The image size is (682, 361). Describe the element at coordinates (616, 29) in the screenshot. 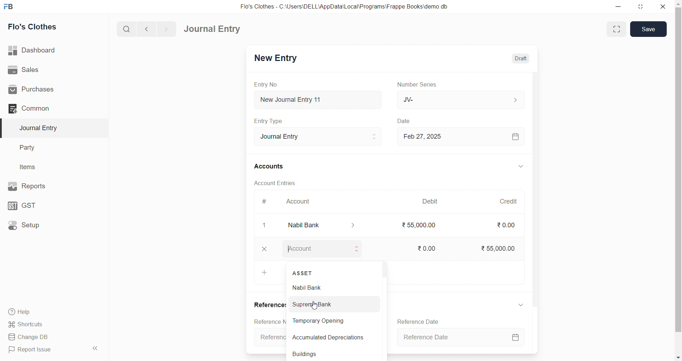

I see `Fit window` at that location.